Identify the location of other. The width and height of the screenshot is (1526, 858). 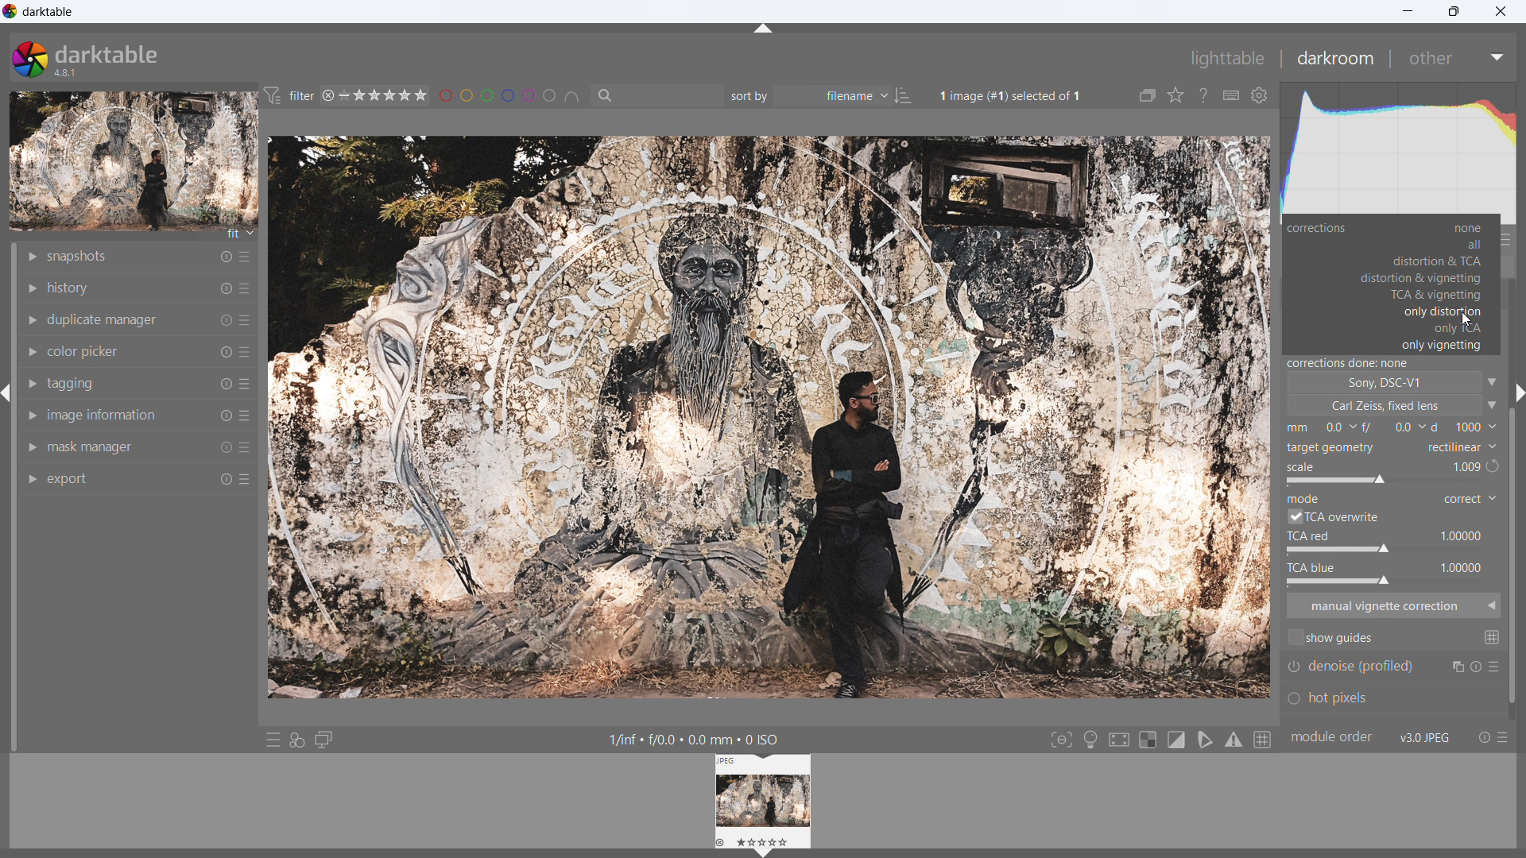
(1458, 57).